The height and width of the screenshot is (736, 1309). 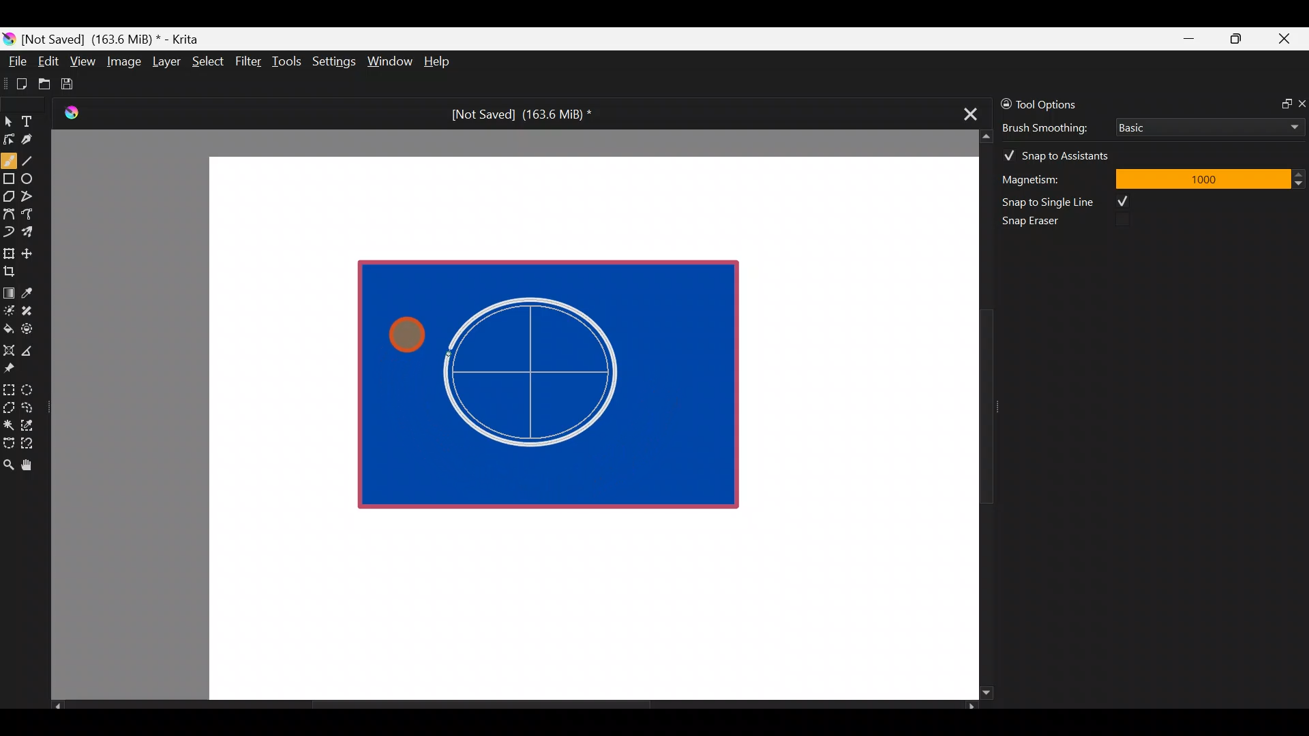 What do you see at coordinates (165, 65) in the screenshot?
I see `Layer` at bounding box center [165, 65].